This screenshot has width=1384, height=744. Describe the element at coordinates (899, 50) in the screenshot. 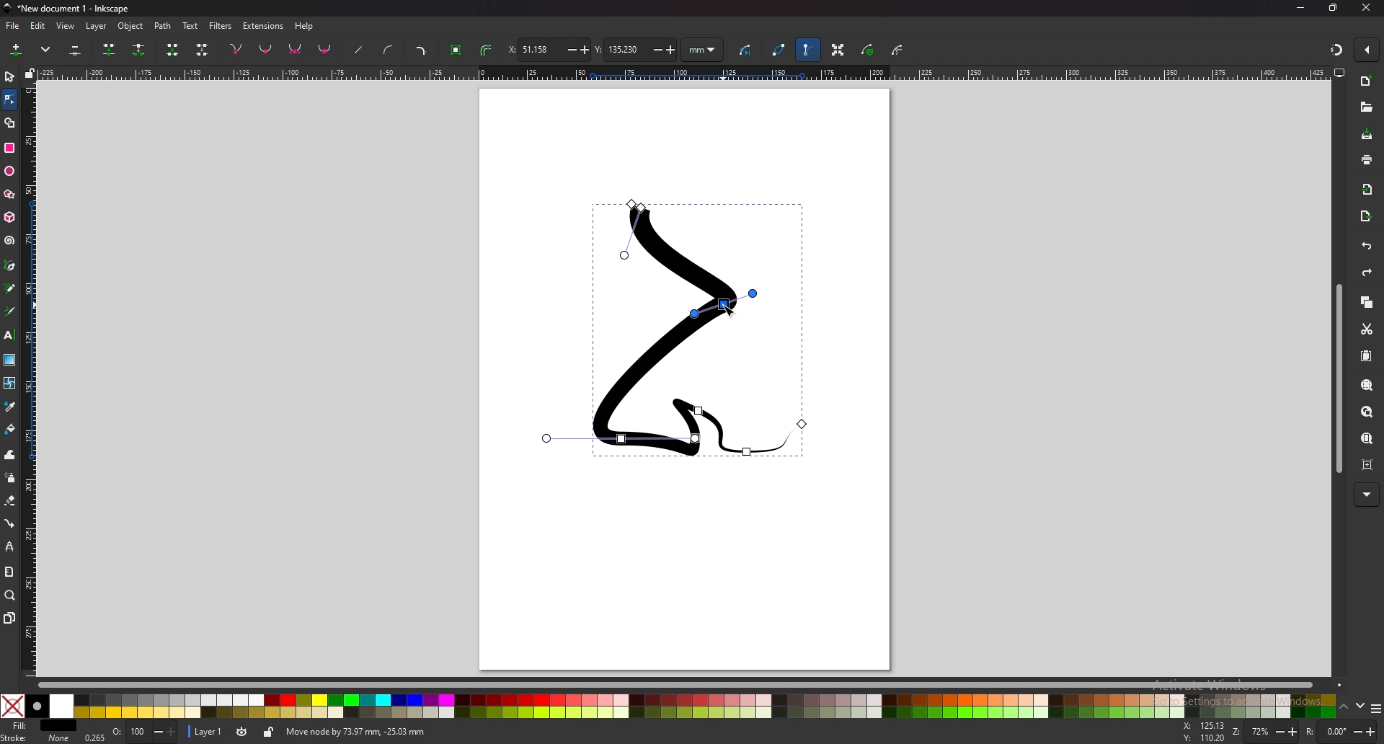

I see `show clipping path` at that location.